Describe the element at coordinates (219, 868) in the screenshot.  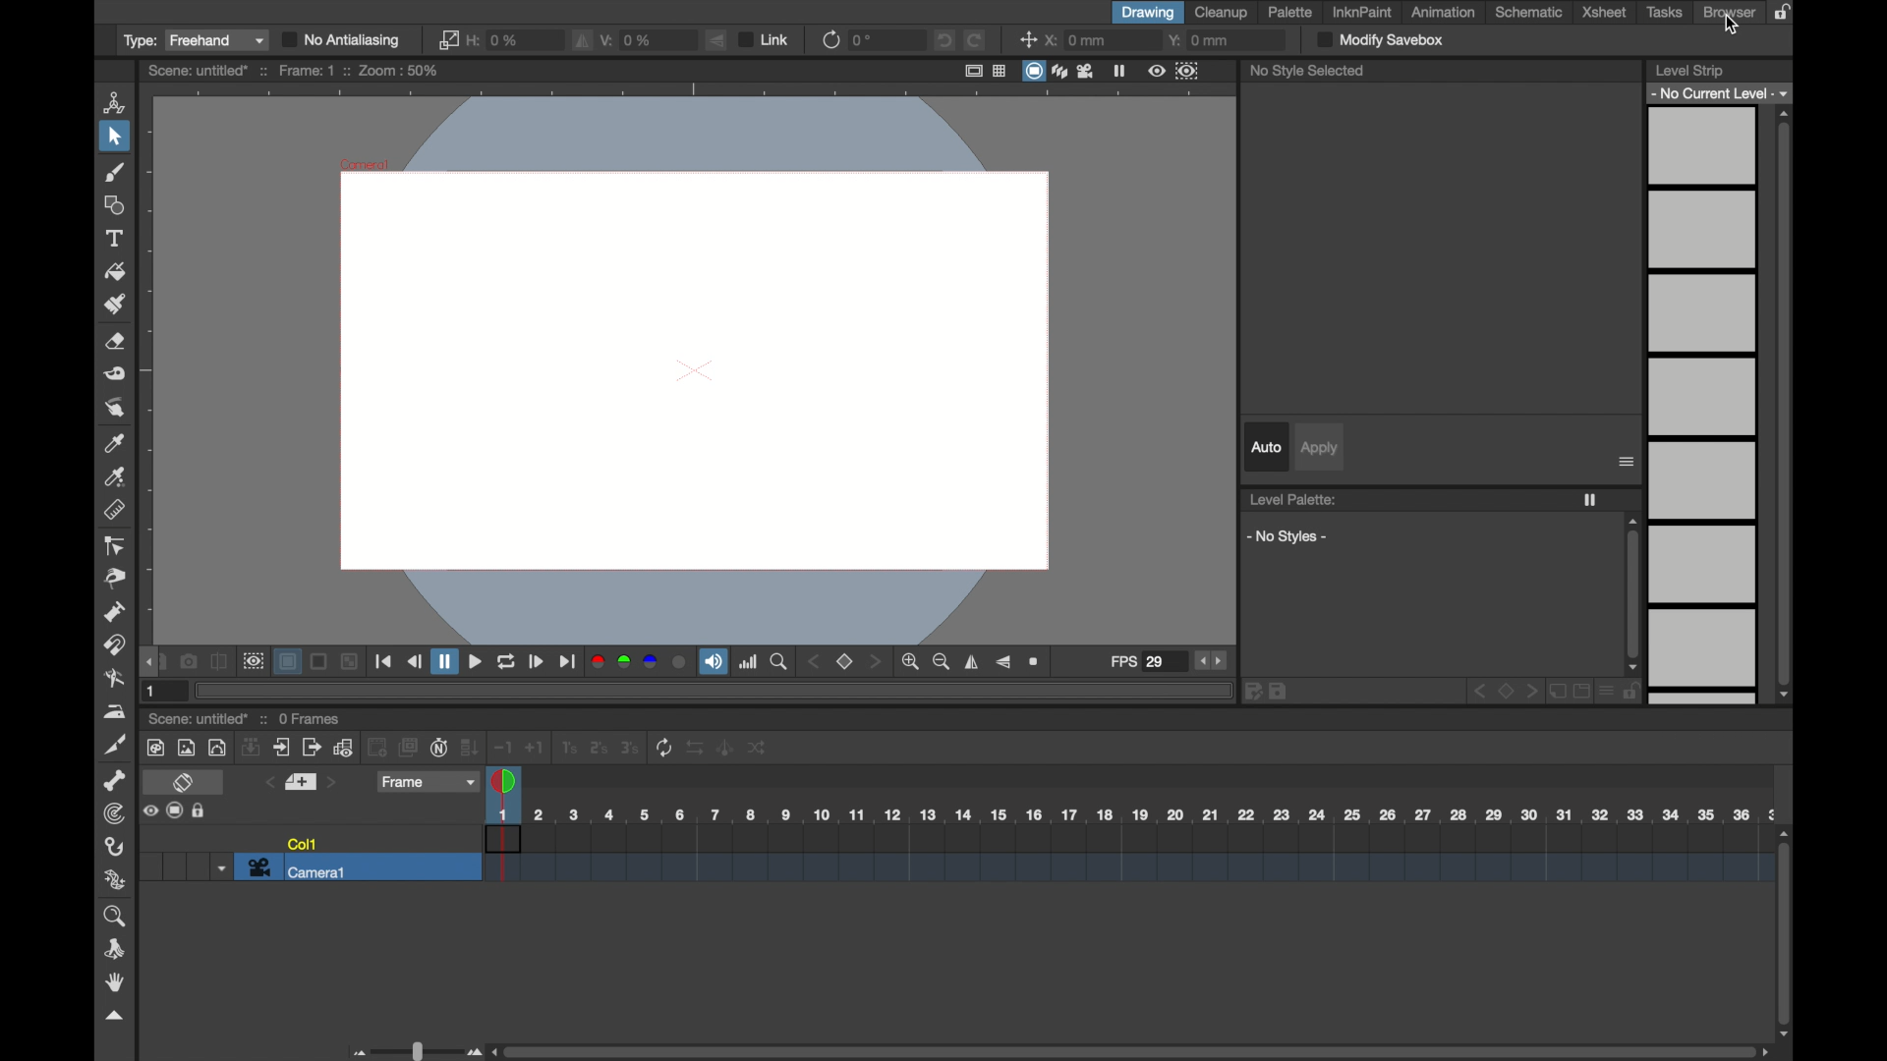
I see `dropdown` at that location.